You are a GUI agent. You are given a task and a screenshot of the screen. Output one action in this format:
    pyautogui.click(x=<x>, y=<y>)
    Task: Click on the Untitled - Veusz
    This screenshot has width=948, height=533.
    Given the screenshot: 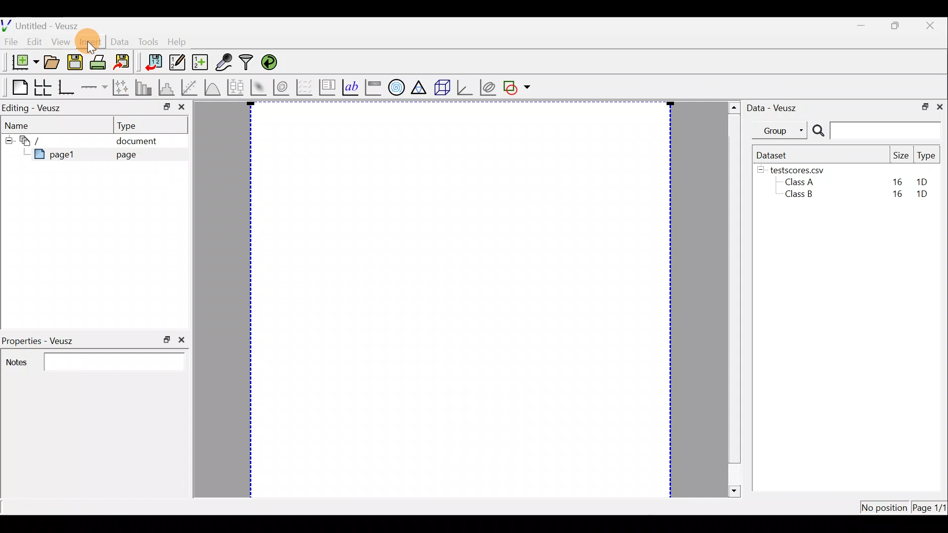 What is the action you would take?
    pyautogui.click(x=43, y=24)
    